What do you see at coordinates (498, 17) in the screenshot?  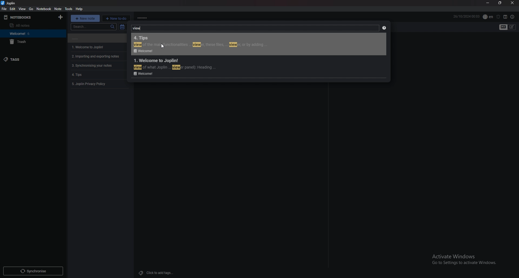 I see `set alarm` at bounding box center [498, 17].